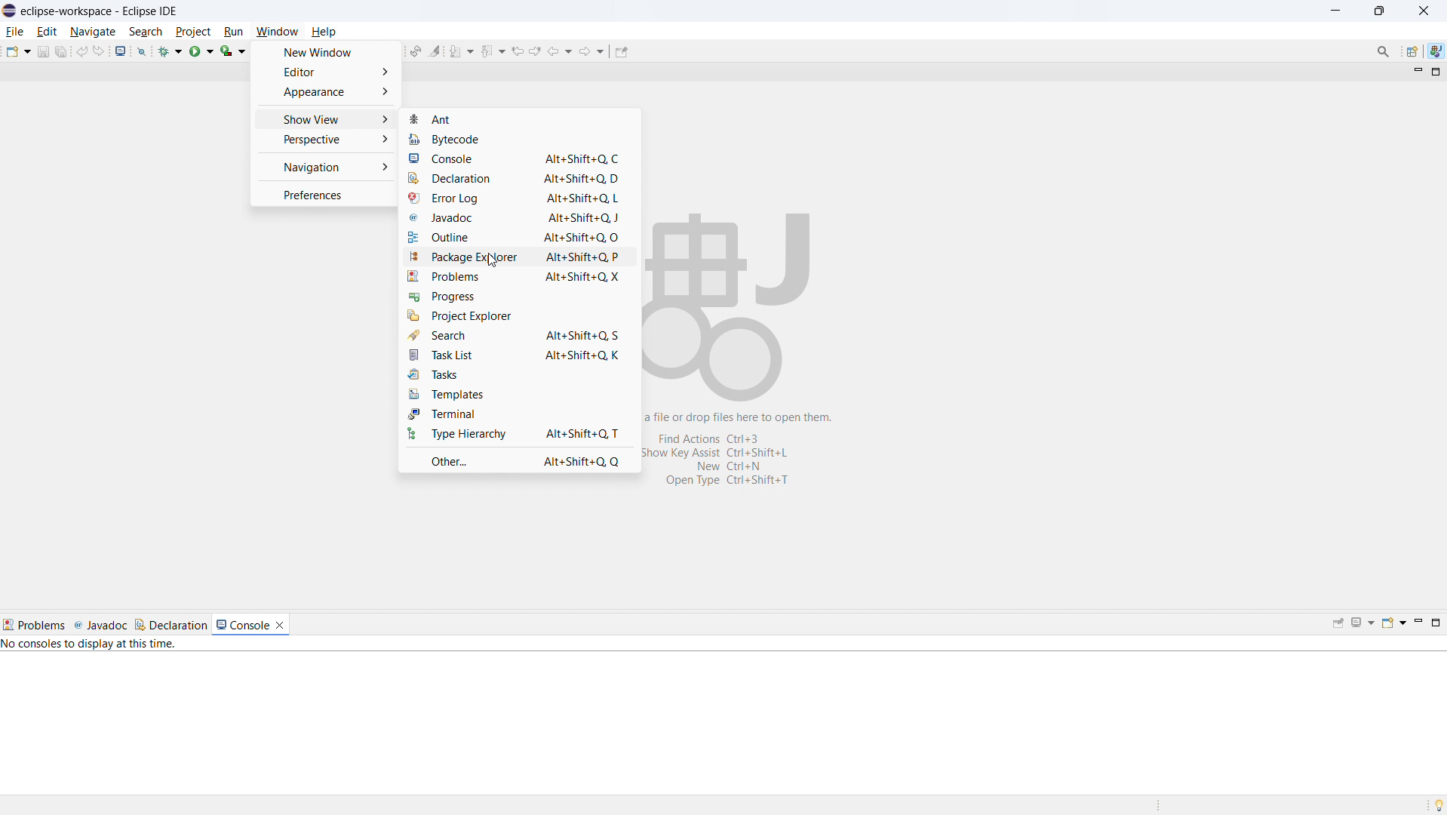 The height and width of the screenshot is (815, 1447). I want to click on problems, so click(518, 276).